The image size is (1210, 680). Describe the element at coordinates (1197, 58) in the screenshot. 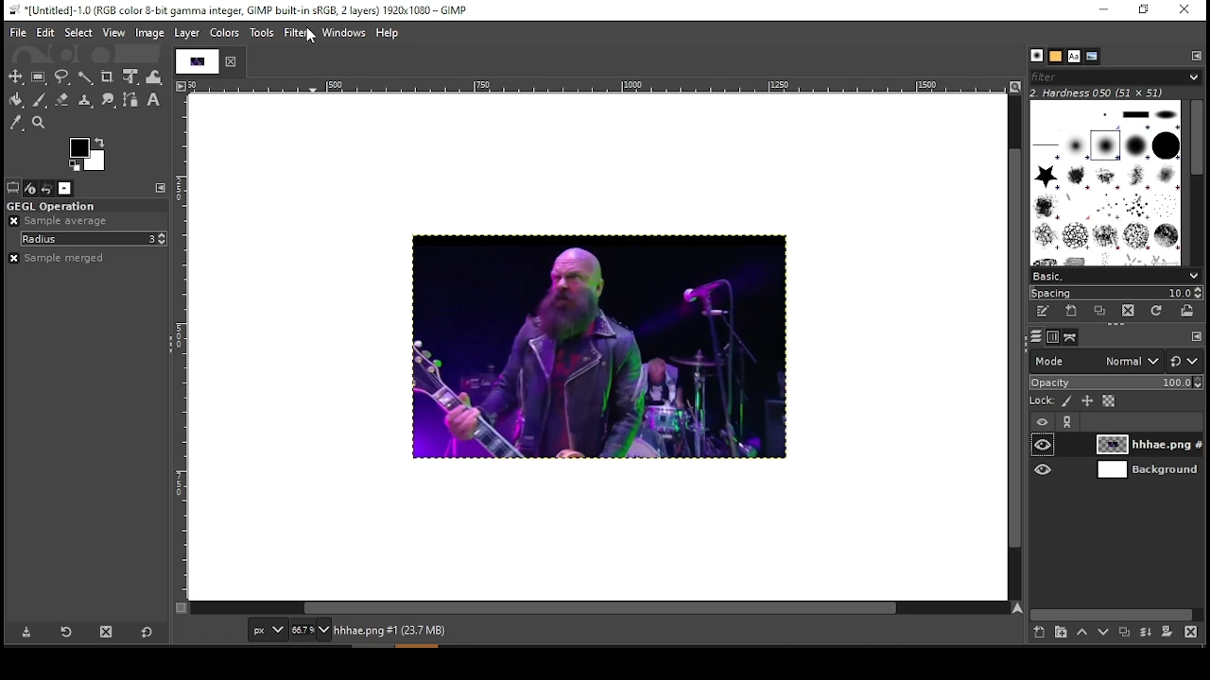

I see `configure this tab` at that location.